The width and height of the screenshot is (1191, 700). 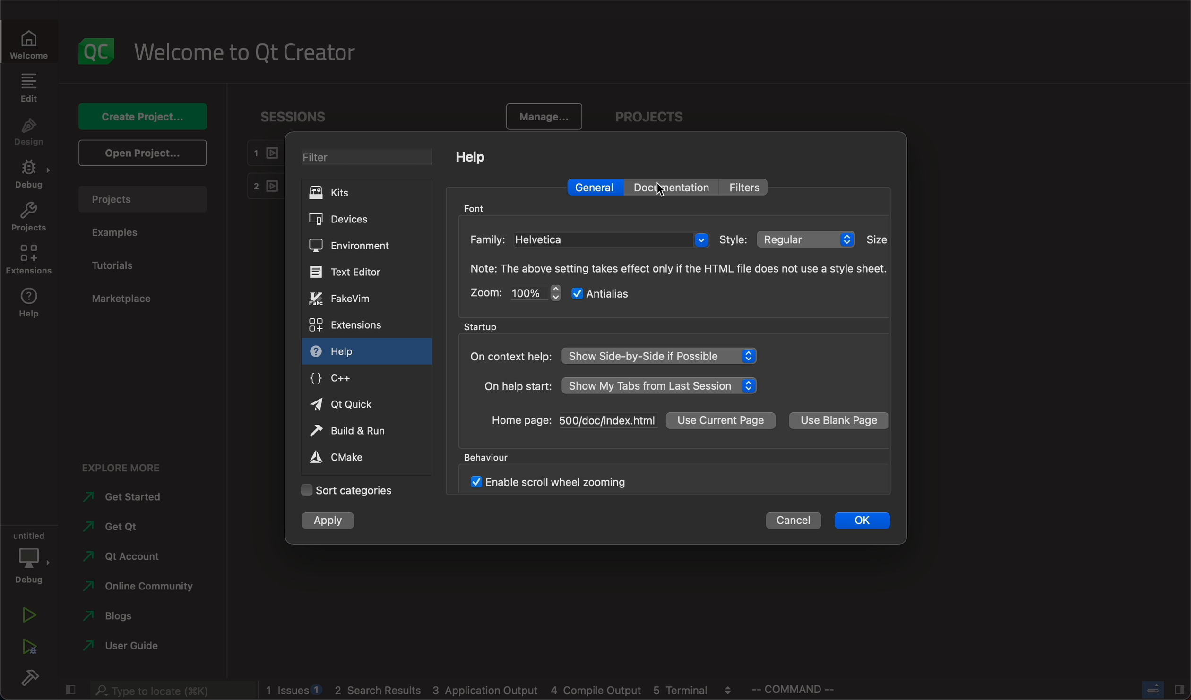 I want to click on build, so click(x=29, y=677).